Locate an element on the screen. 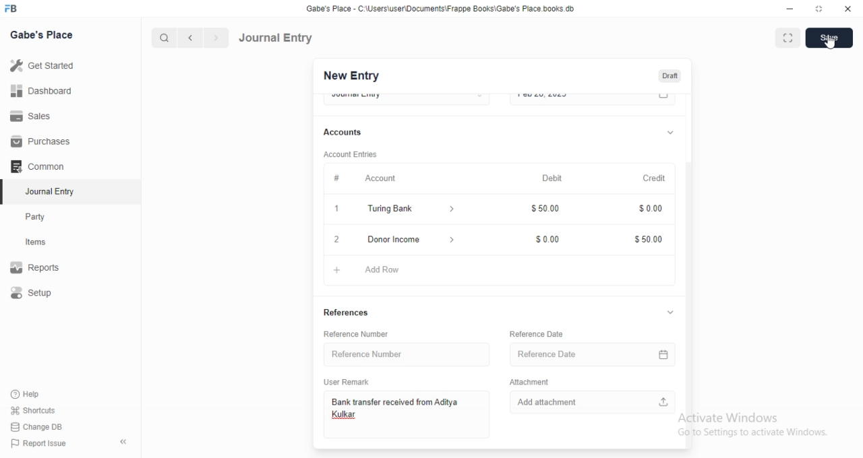 This screenshot has height=458, width=863. Add attachment is located at coordinates (593, 401).